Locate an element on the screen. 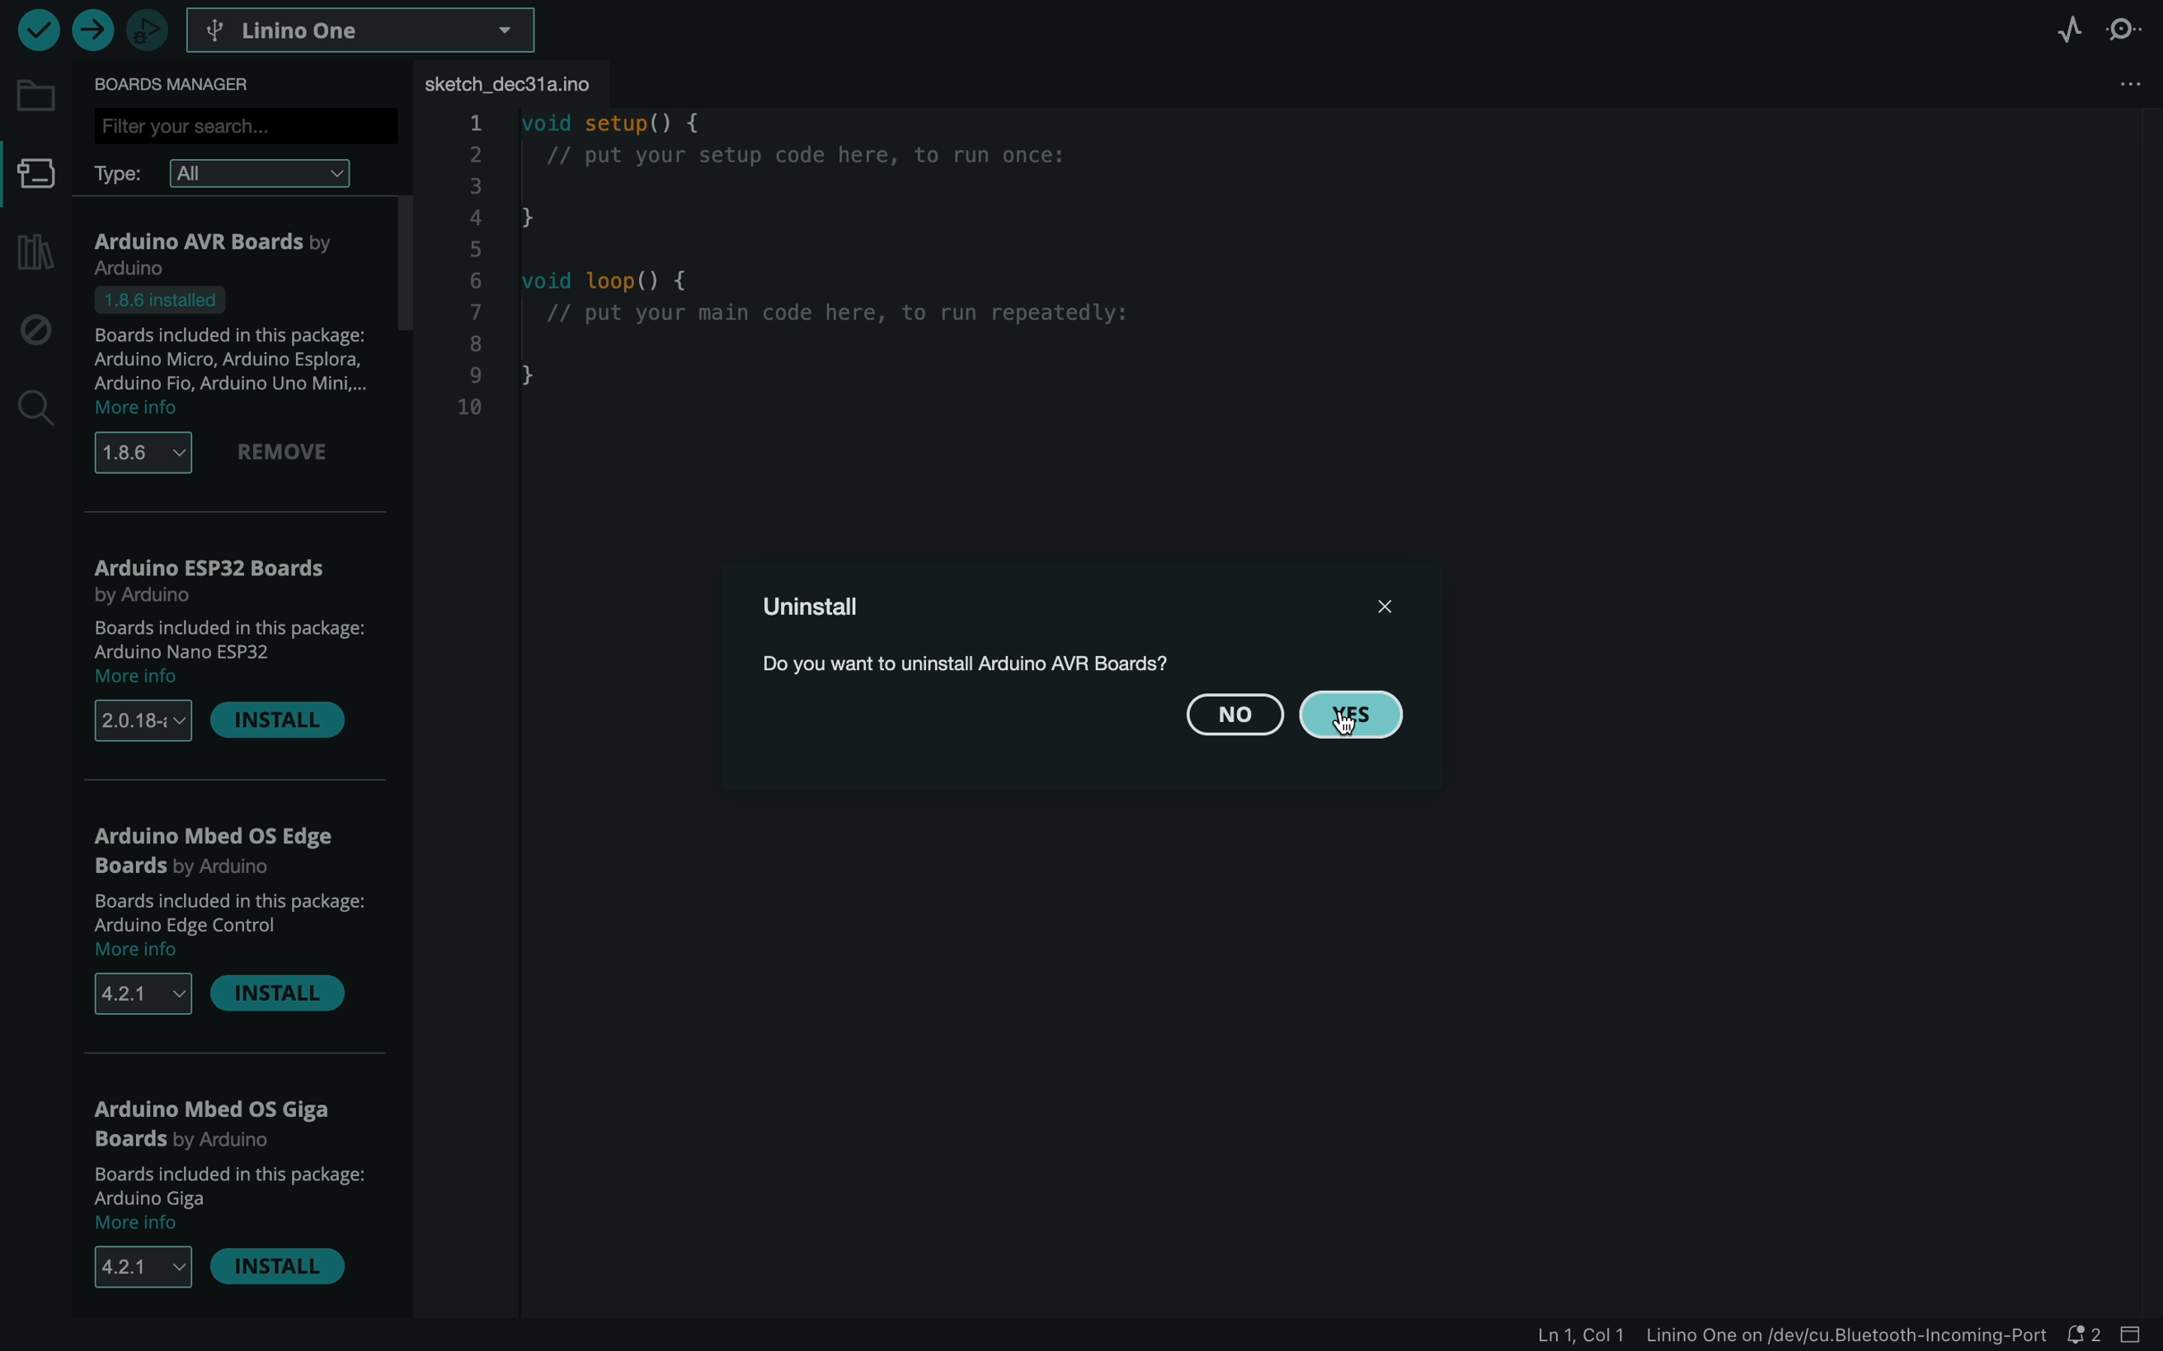 This screenshot has width=2163, height=1351. question is located at coordinates (1056, 664).